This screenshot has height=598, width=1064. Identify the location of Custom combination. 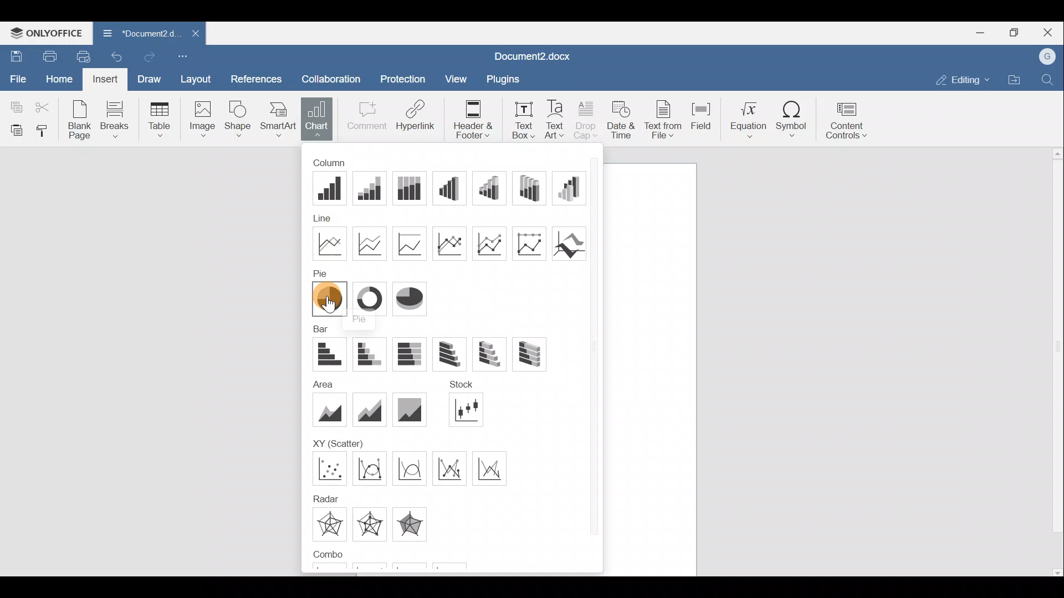
(430, 570).